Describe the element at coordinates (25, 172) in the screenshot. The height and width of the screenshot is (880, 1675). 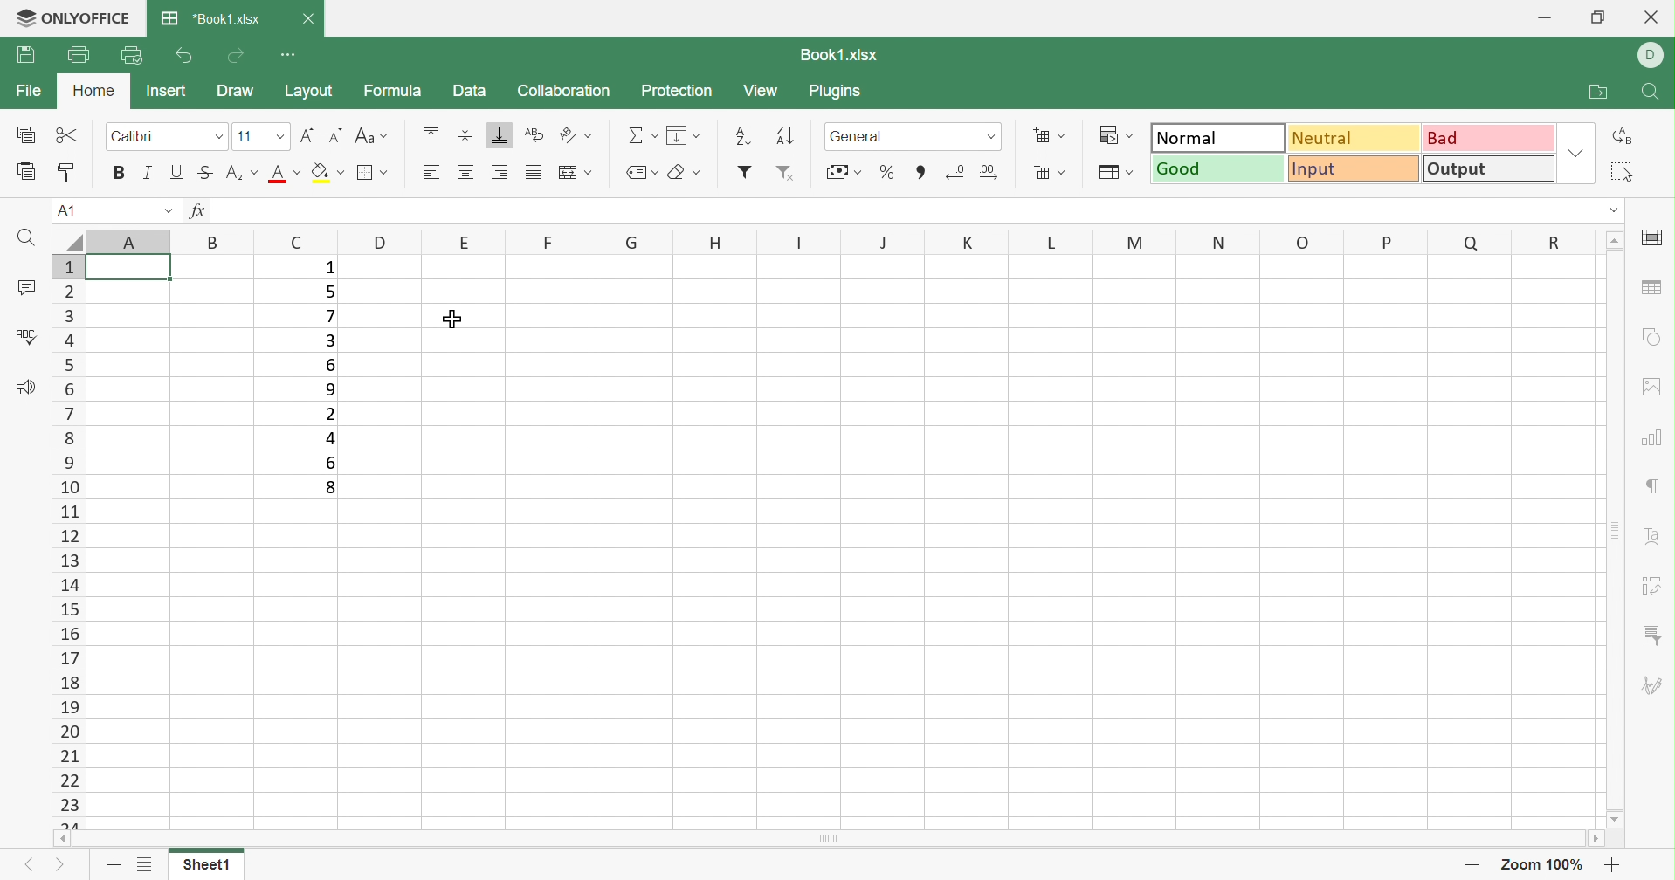
I see `Paste` at that location.